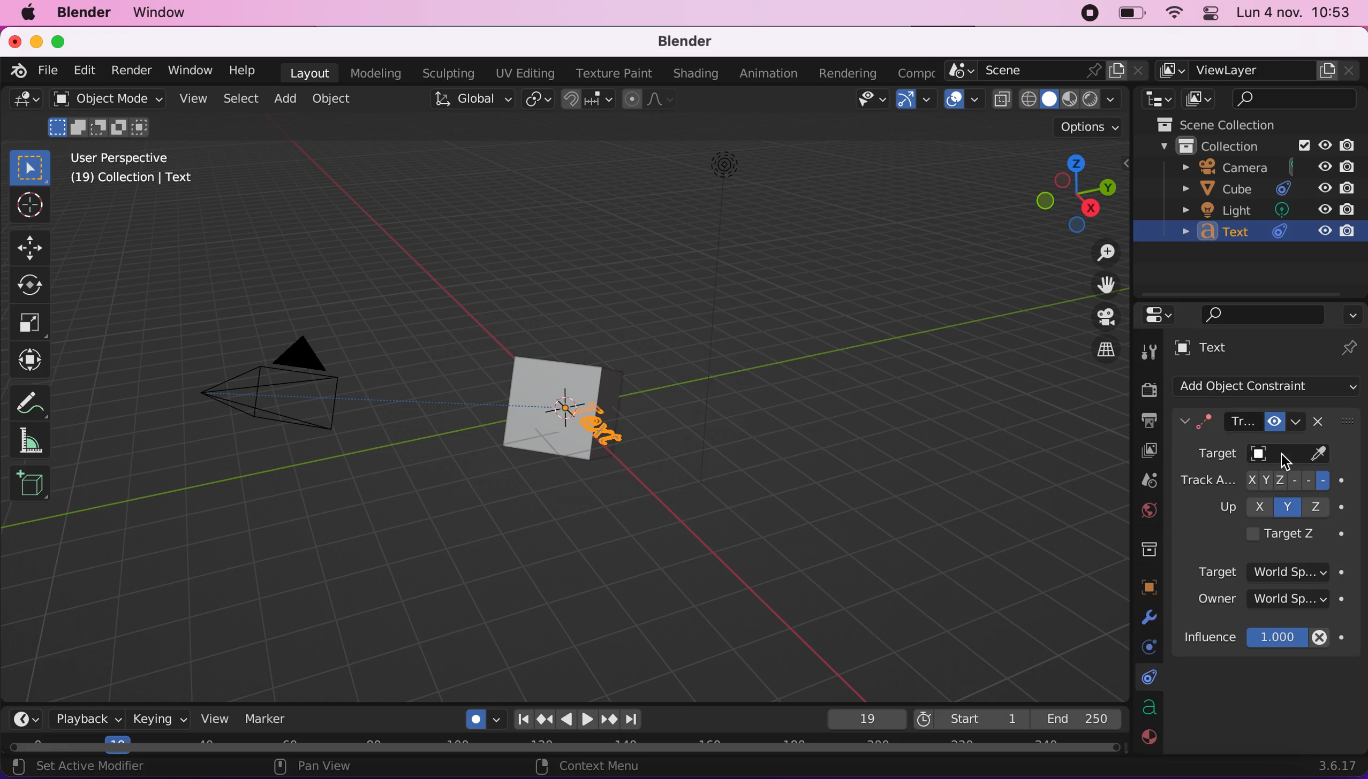 This screenshot has height=779, width=1368. Describe the element at coordinates (1149, 480) in the screenshot. I see `scene` at that location.